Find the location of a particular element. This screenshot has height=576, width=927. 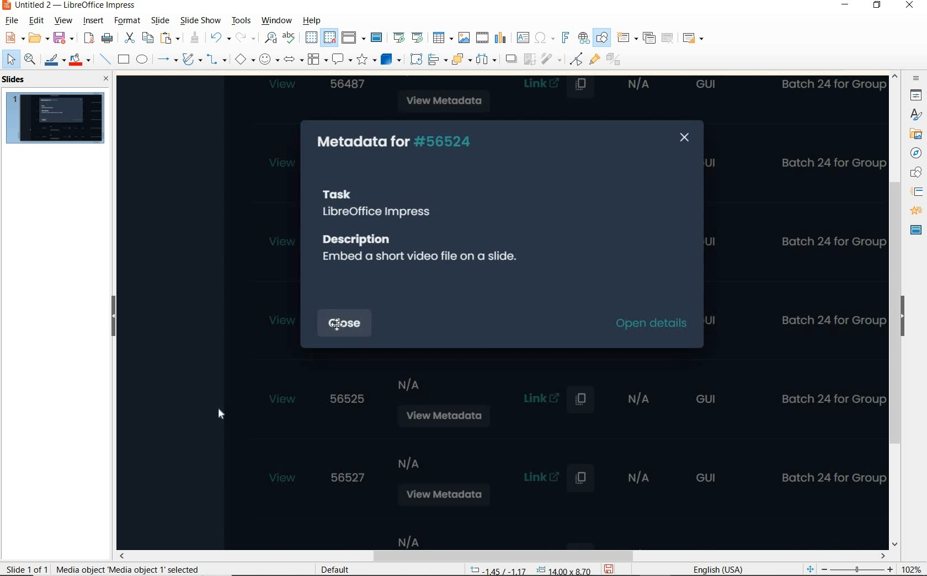

 is located at coordinates (522, 39).